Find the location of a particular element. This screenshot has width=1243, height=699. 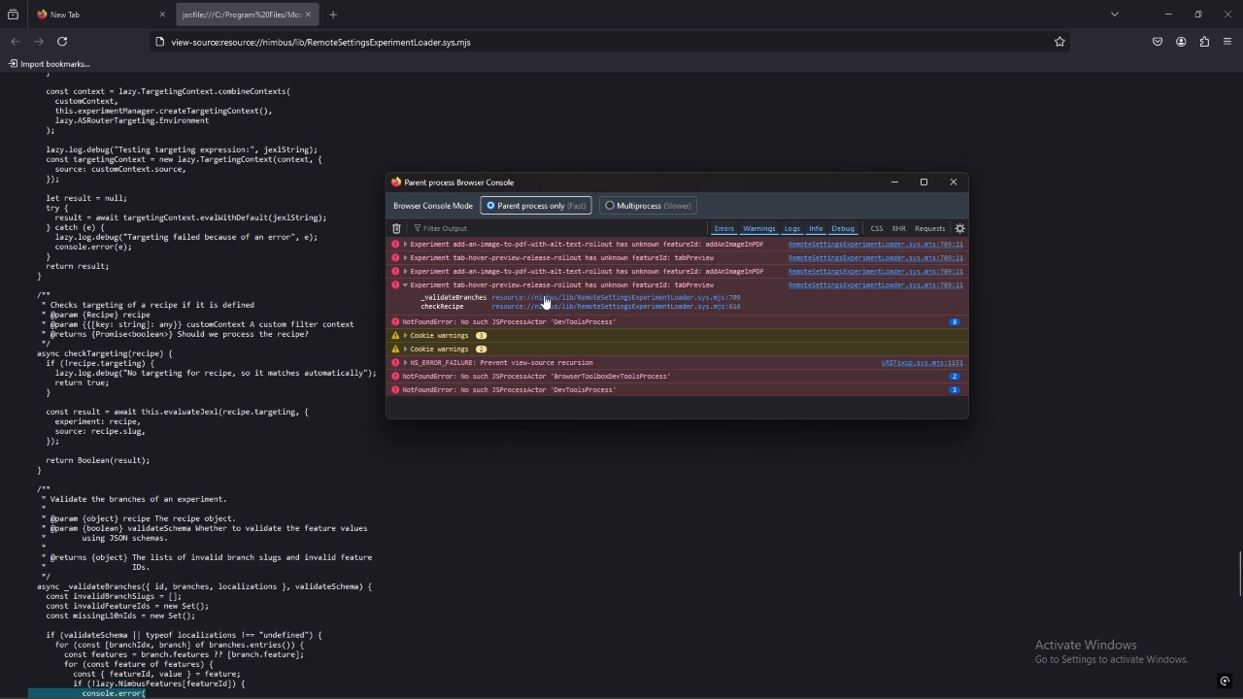

tab is located at coordinates (239, 14).